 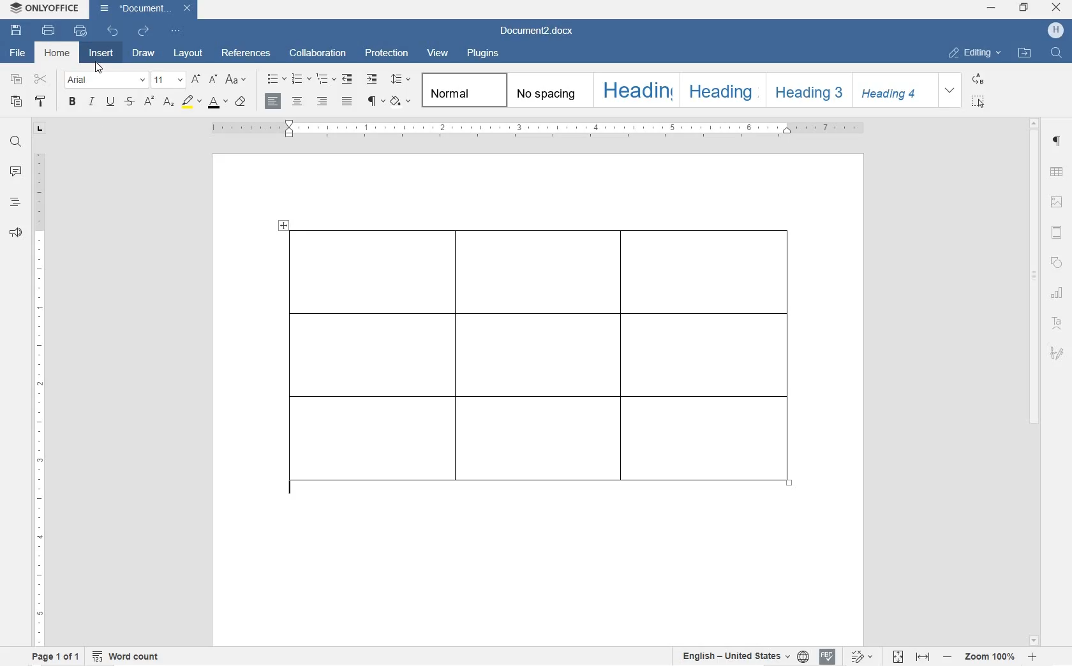 I want to click on textart, so click(x=1056, y=321).